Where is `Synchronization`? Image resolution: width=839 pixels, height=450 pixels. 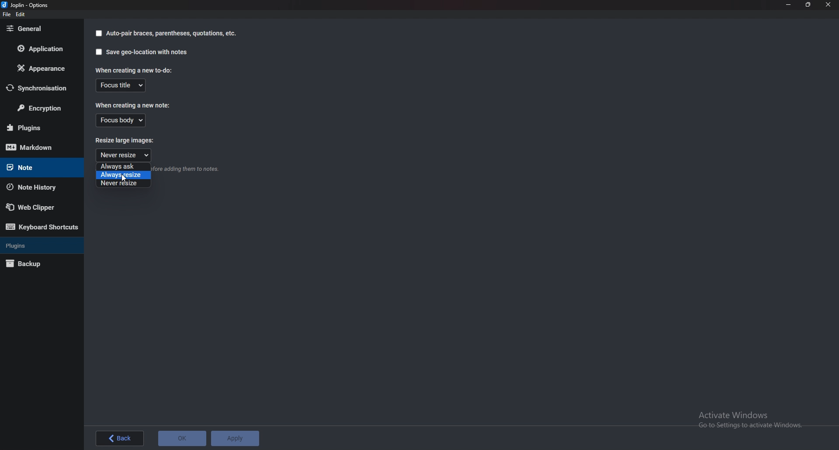
Synchronization is located at coordinates (38, 88).